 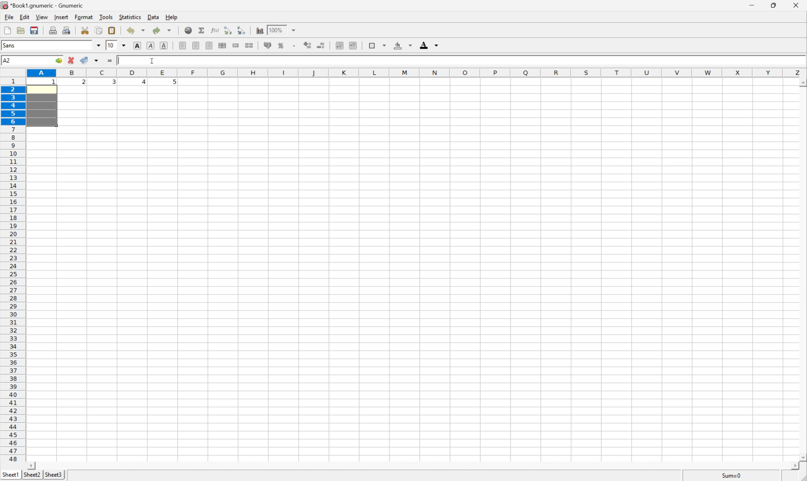 What do you see at coordinates (726, 475) in the screenshot?
I see `sum=0` at bounding box center [726, 475].